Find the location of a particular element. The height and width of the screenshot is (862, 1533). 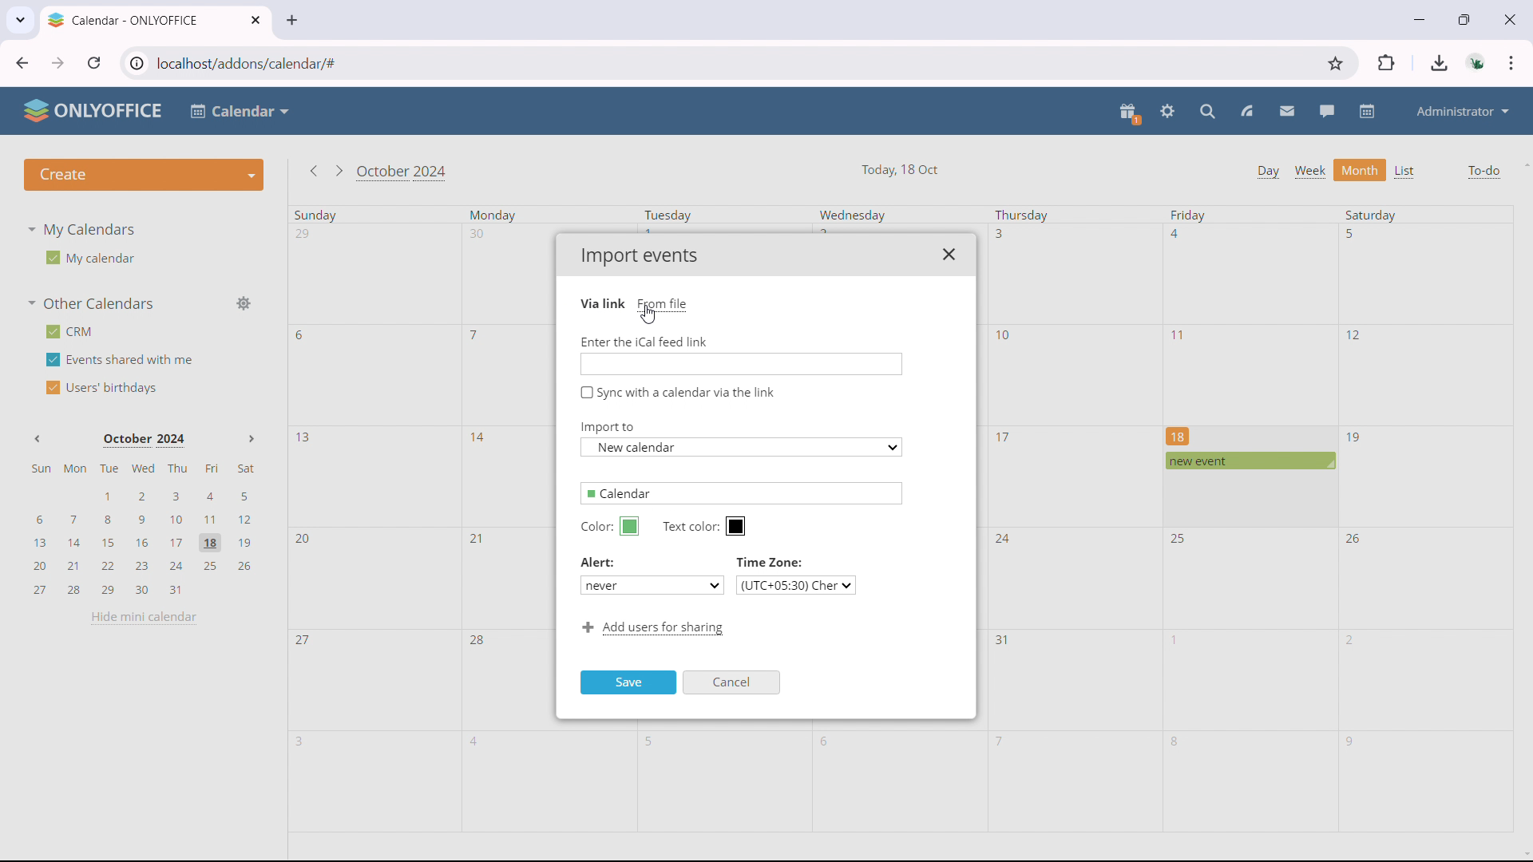

minimize is located at coordinates (1417, 18).